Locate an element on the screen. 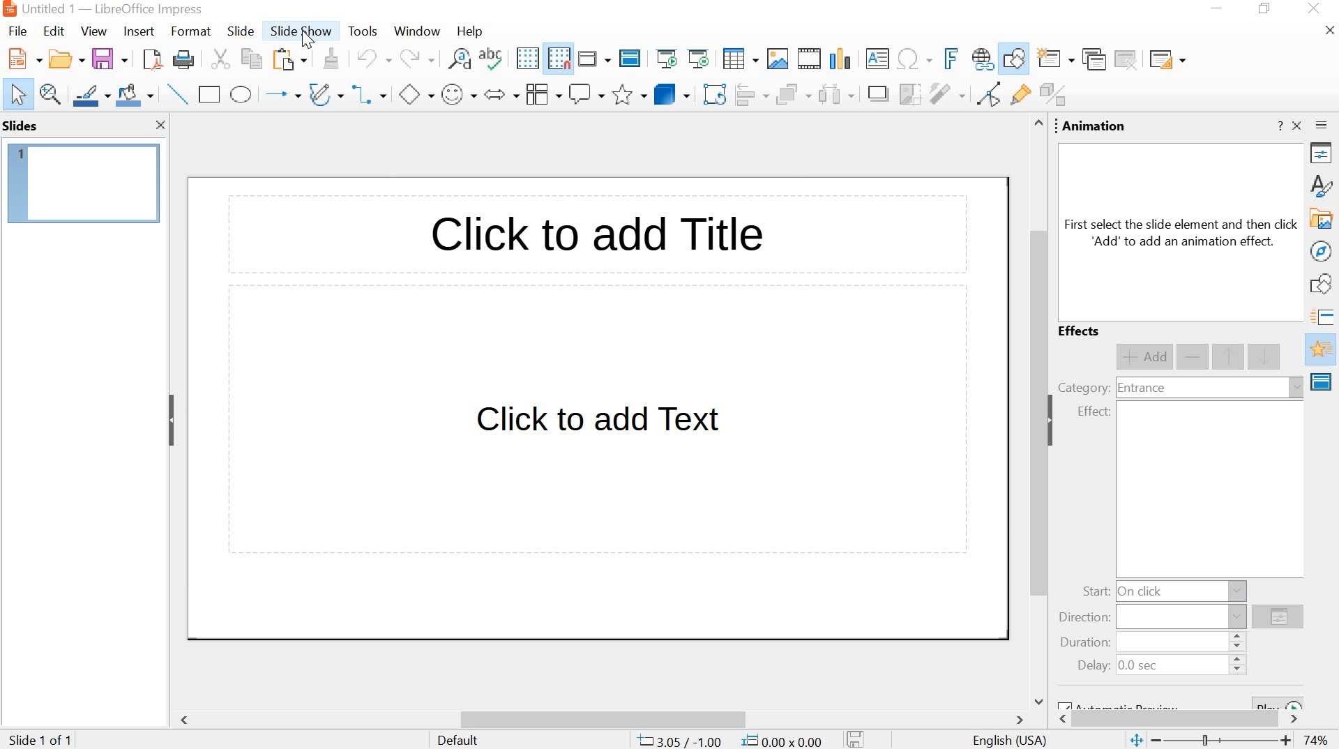 Image resolution: width=1339 pixels, height=749 pixels. collapse is located at coordinates (1055, 421).